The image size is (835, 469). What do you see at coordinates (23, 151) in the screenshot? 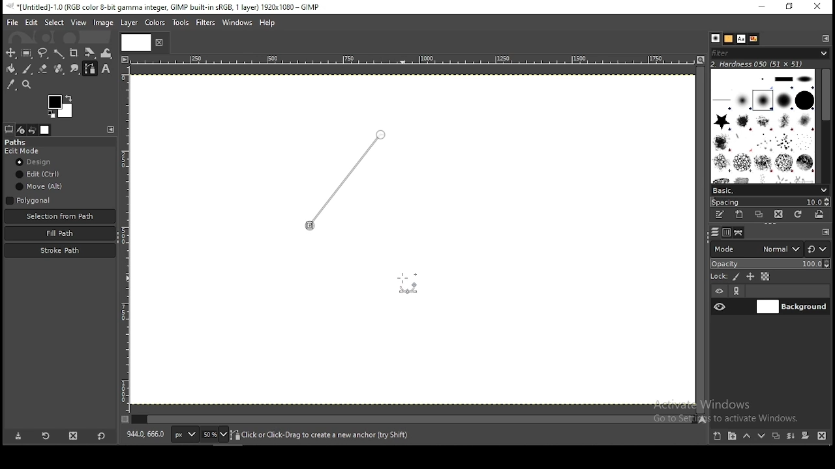
I see `edit mode` at bounding box center [23, 151].